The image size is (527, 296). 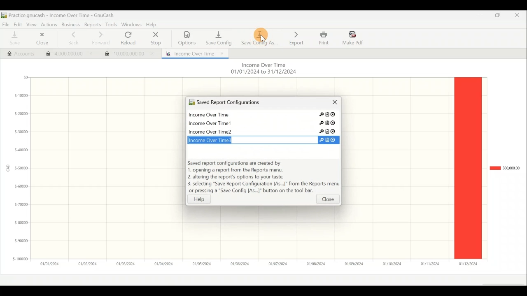 I want to click on Close, so click(x=520, y=16).